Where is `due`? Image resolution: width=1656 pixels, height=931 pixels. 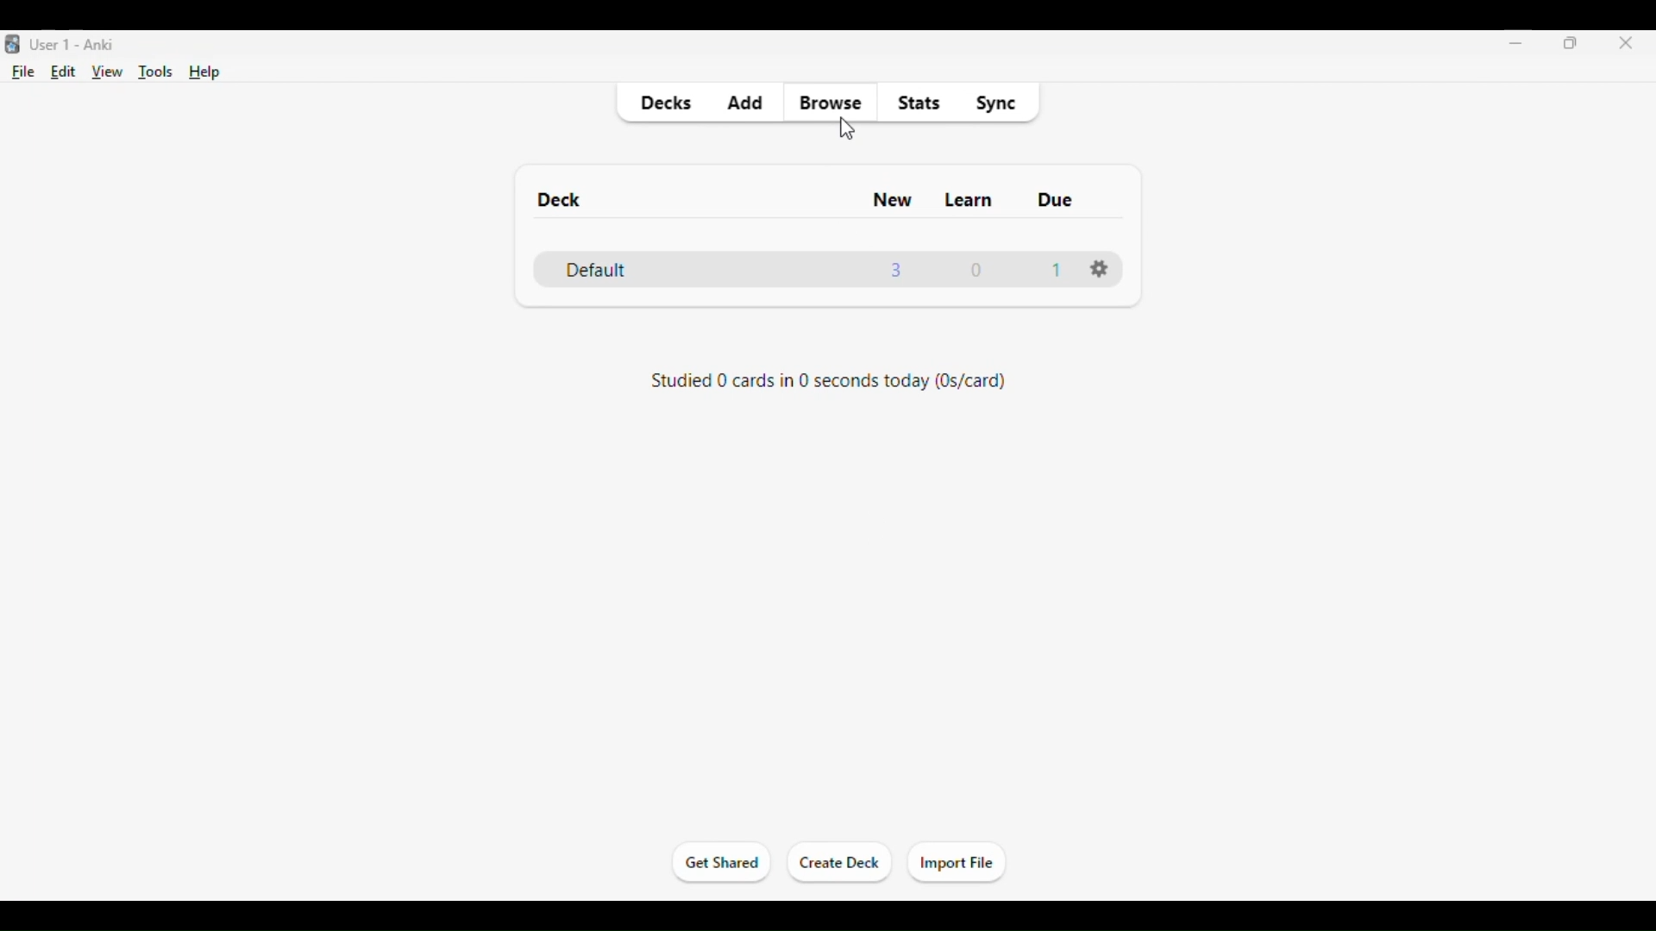
due is located at coordinates (1055, 199).